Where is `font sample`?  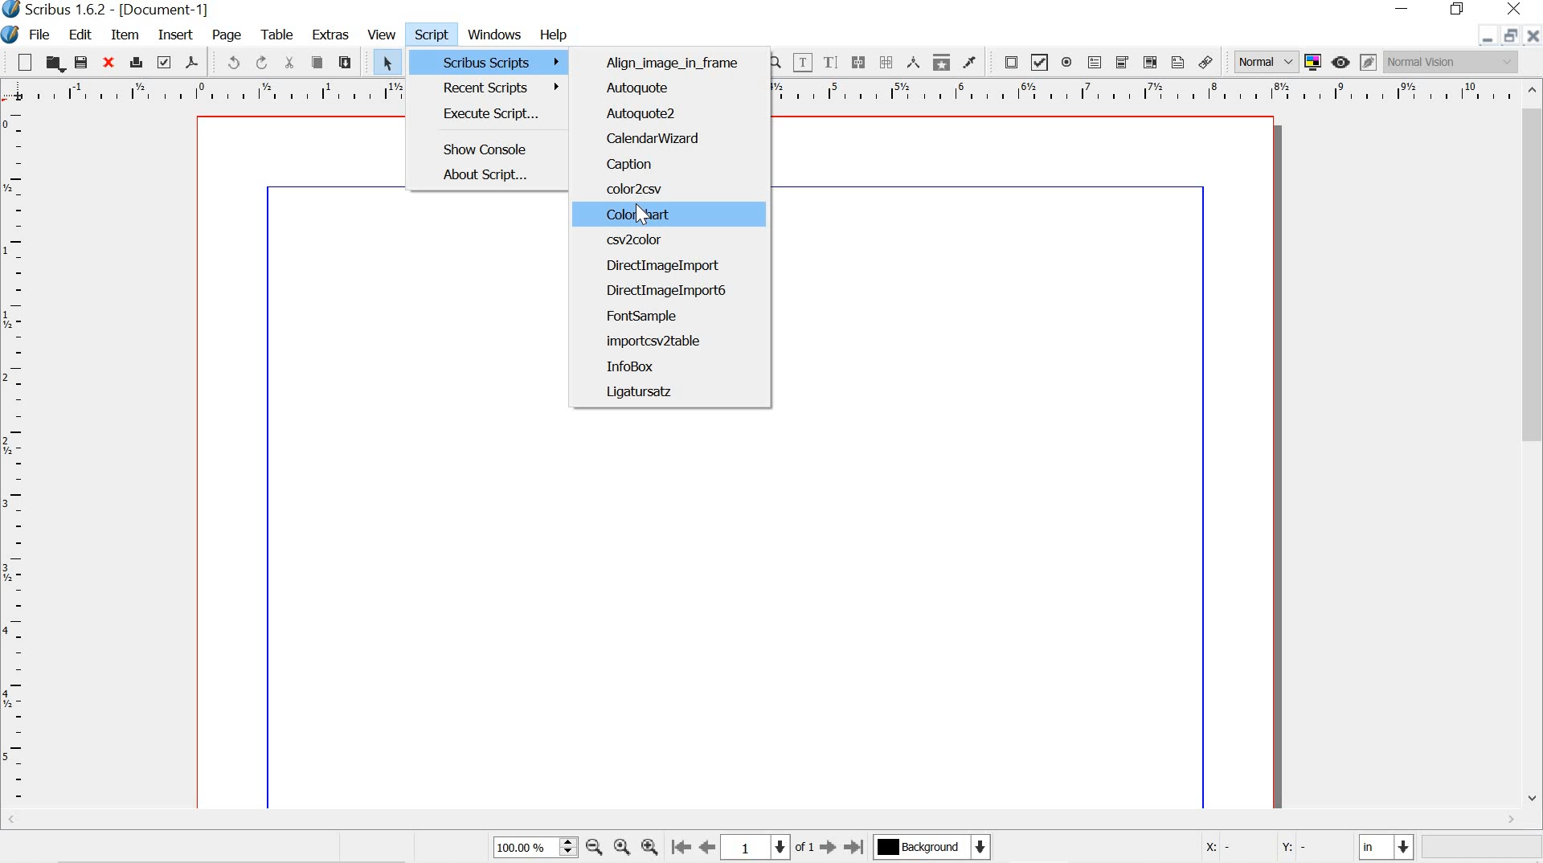
font sample is located at coordinates (643, 316).